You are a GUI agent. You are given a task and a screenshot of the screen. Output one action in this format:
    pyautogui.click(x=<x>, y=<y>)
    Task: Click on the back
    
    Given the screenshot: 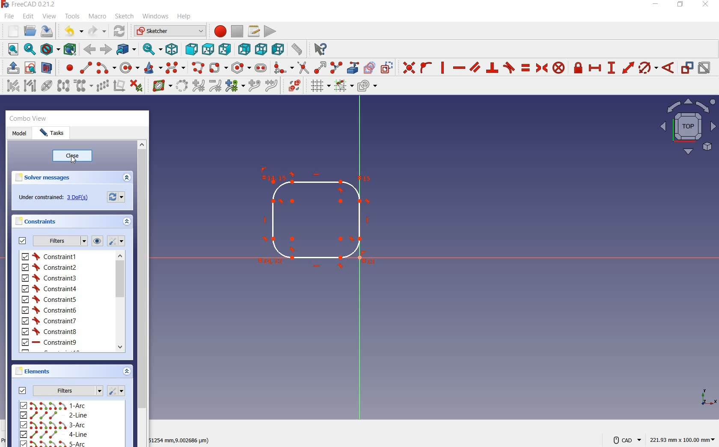 What is the action you would take?
    pyautogui.click(x=107, y=50)
    